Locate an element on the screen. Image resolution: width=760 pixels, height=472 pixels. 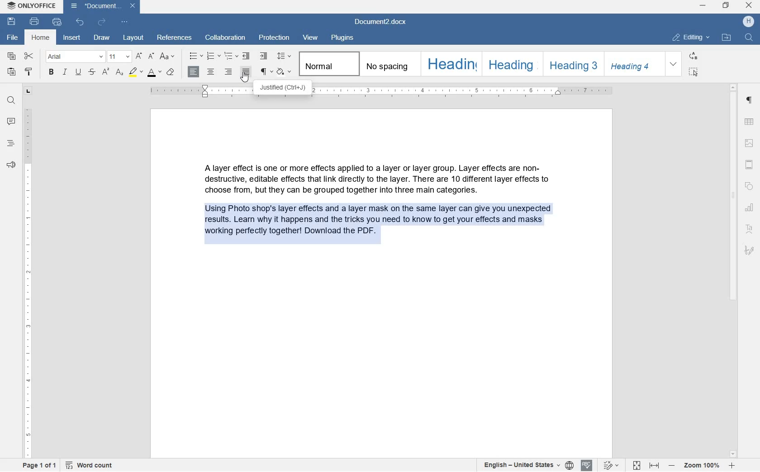
RULER is located at coordinates (27, 283).